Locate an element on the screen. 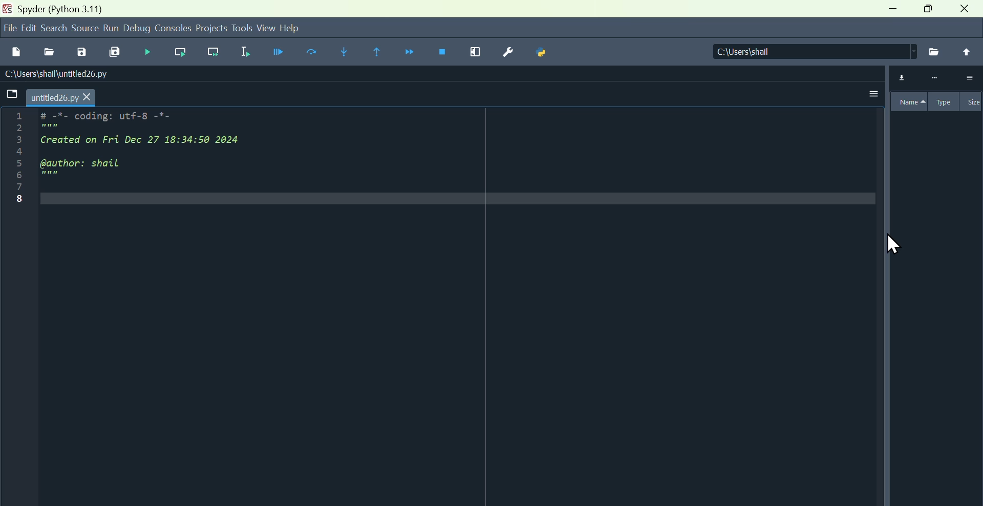 This screenshot has height=506, width=983. Stop debugging is located at coordinates (444, 53).